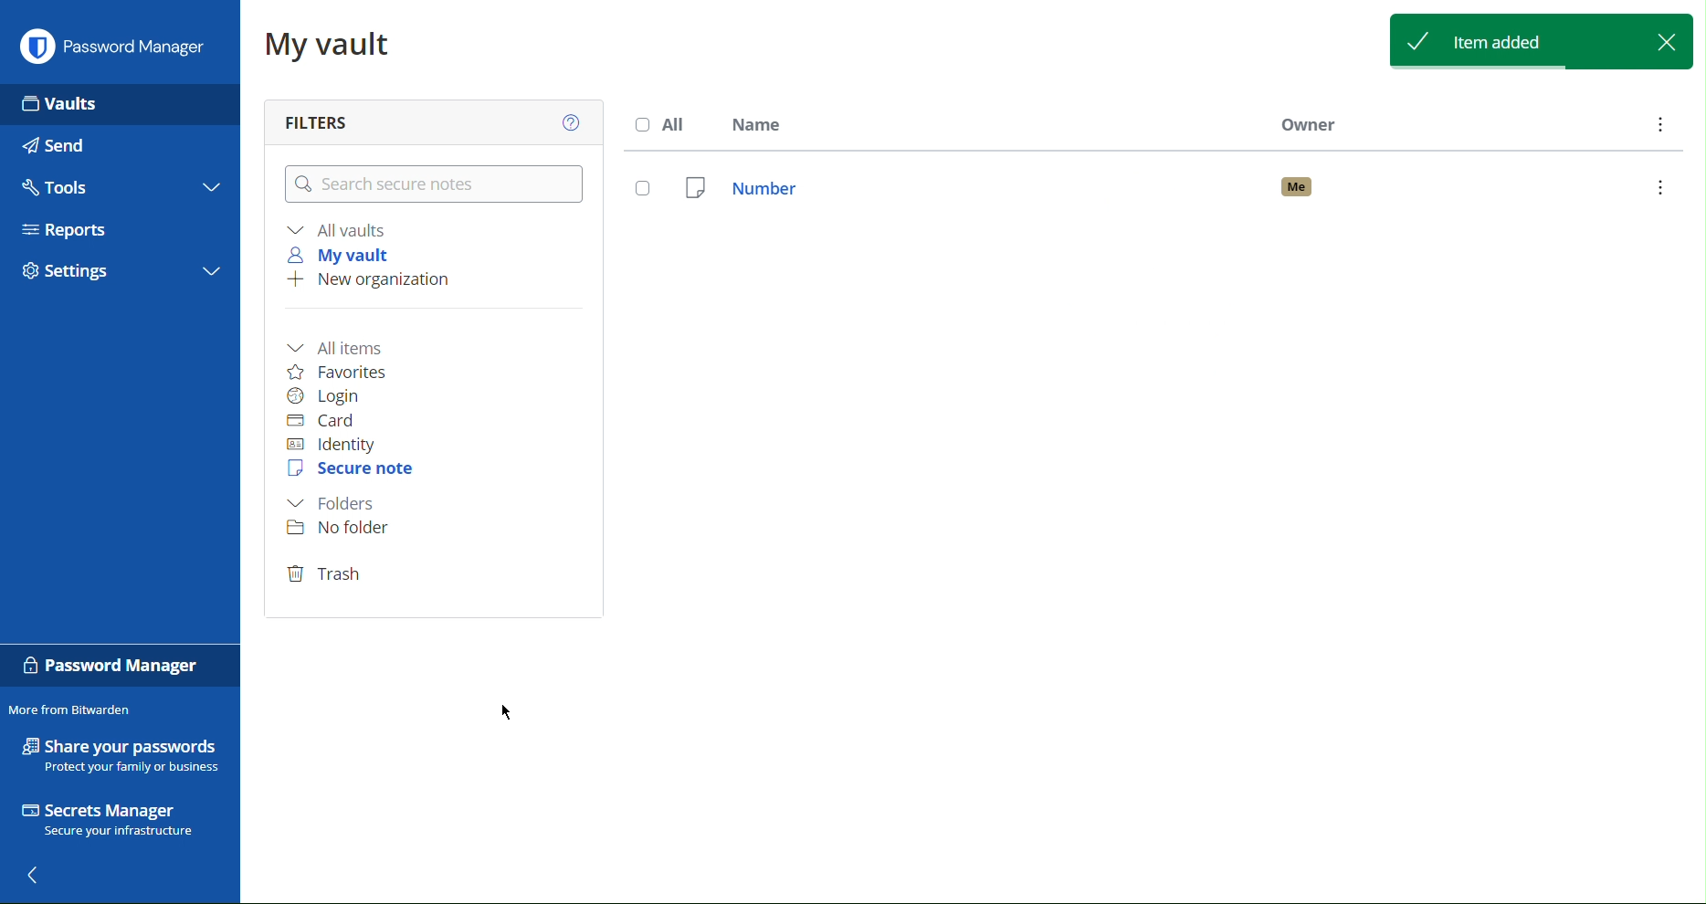 The image size is (1706, 904). What do you see at coordinates (331, 420) in the screenshot?
I see `Card` at bounding box center [331, 420].